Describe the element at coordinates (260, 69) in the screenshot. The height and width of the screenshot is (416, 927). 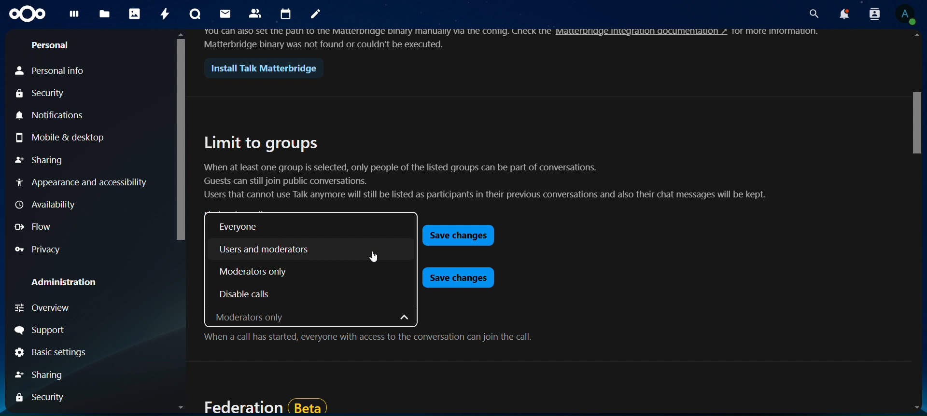
I see `install talk matterbridge` at that location.